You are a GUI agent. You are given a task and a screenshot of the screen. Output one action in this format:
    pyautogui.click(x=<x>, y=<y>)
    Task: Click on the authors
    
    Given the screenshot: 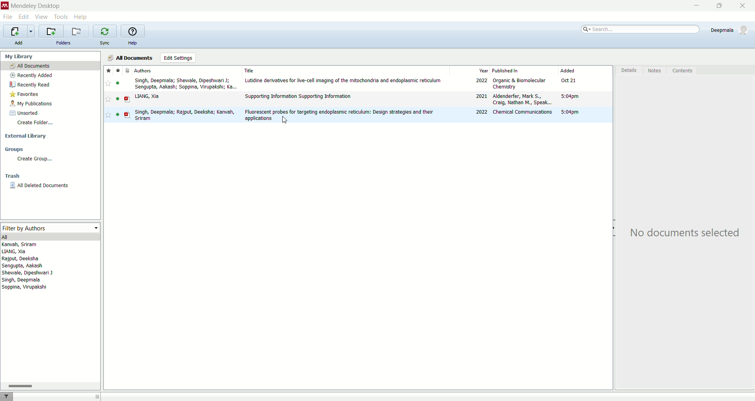 What is the action you would take?
    pyautogui.click(x=31, y=268)
    